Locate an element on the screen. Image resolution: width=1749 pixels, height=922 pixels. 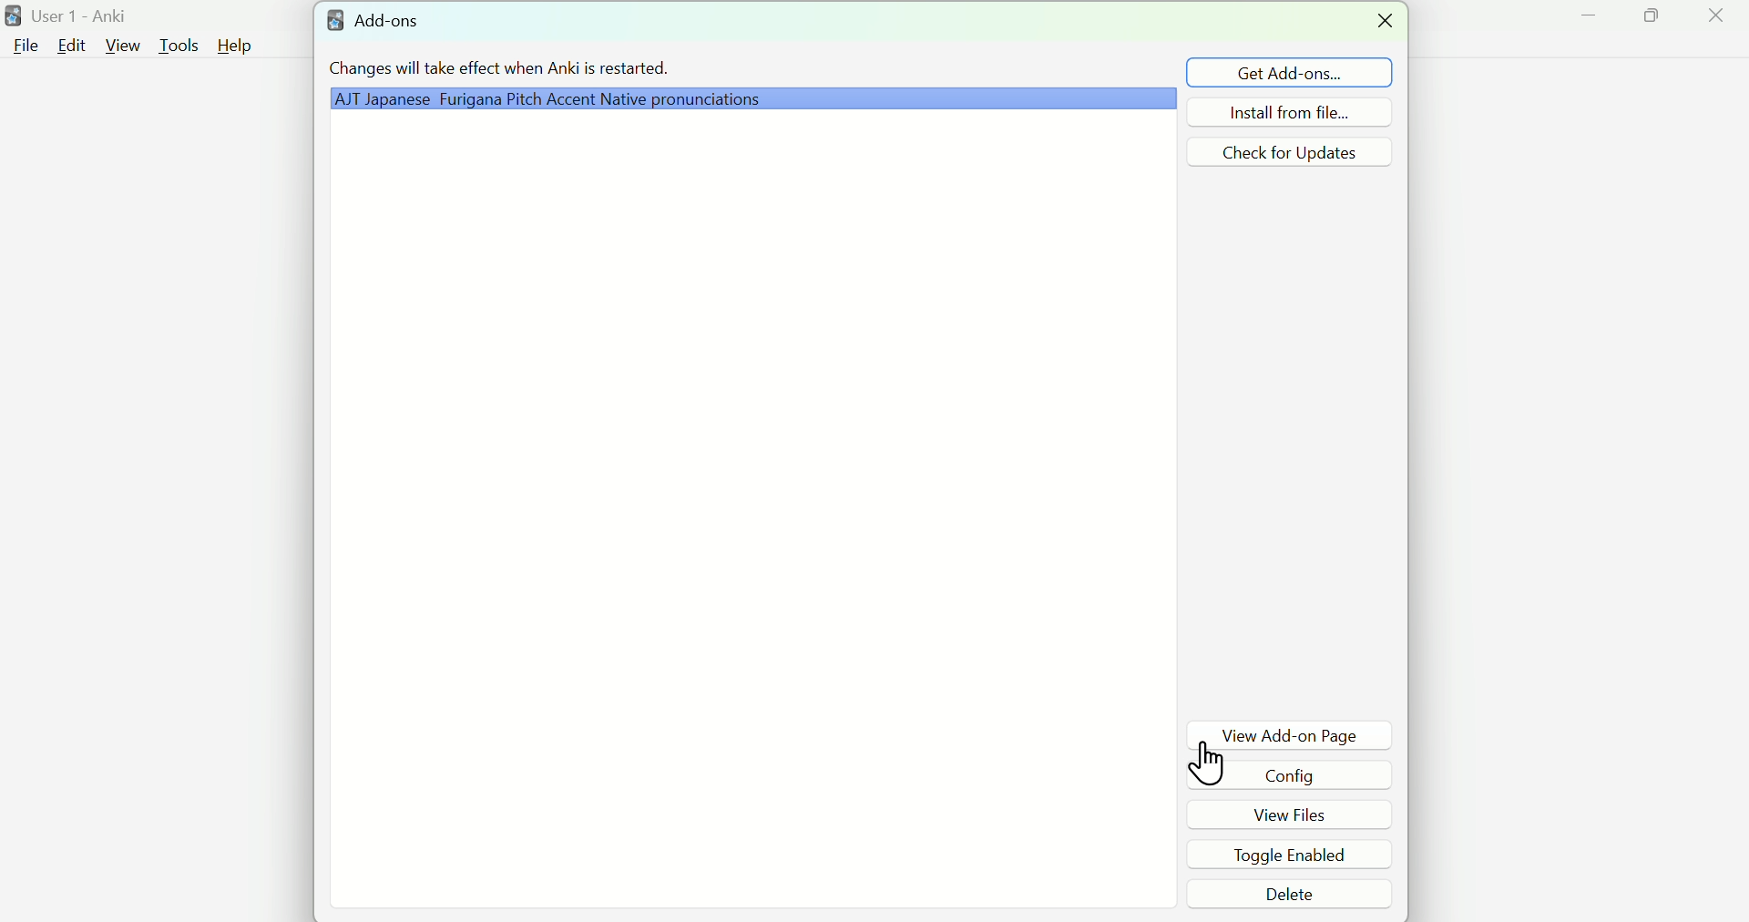
Changes will take effect when Anki is restarted is located at coordinates (508, 70).